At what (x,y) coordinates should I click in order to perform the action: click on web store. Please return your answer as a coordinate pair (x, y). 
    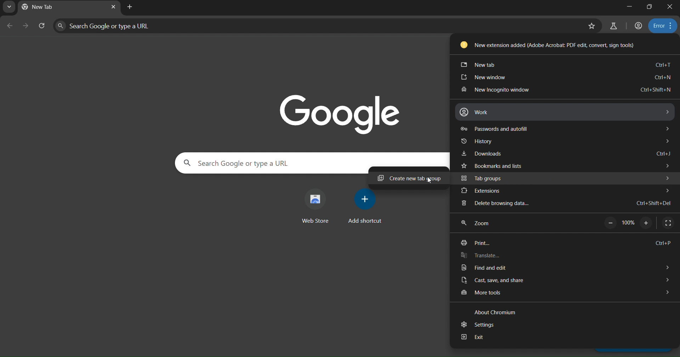
    Looking at the image, I should click on (316, 205).